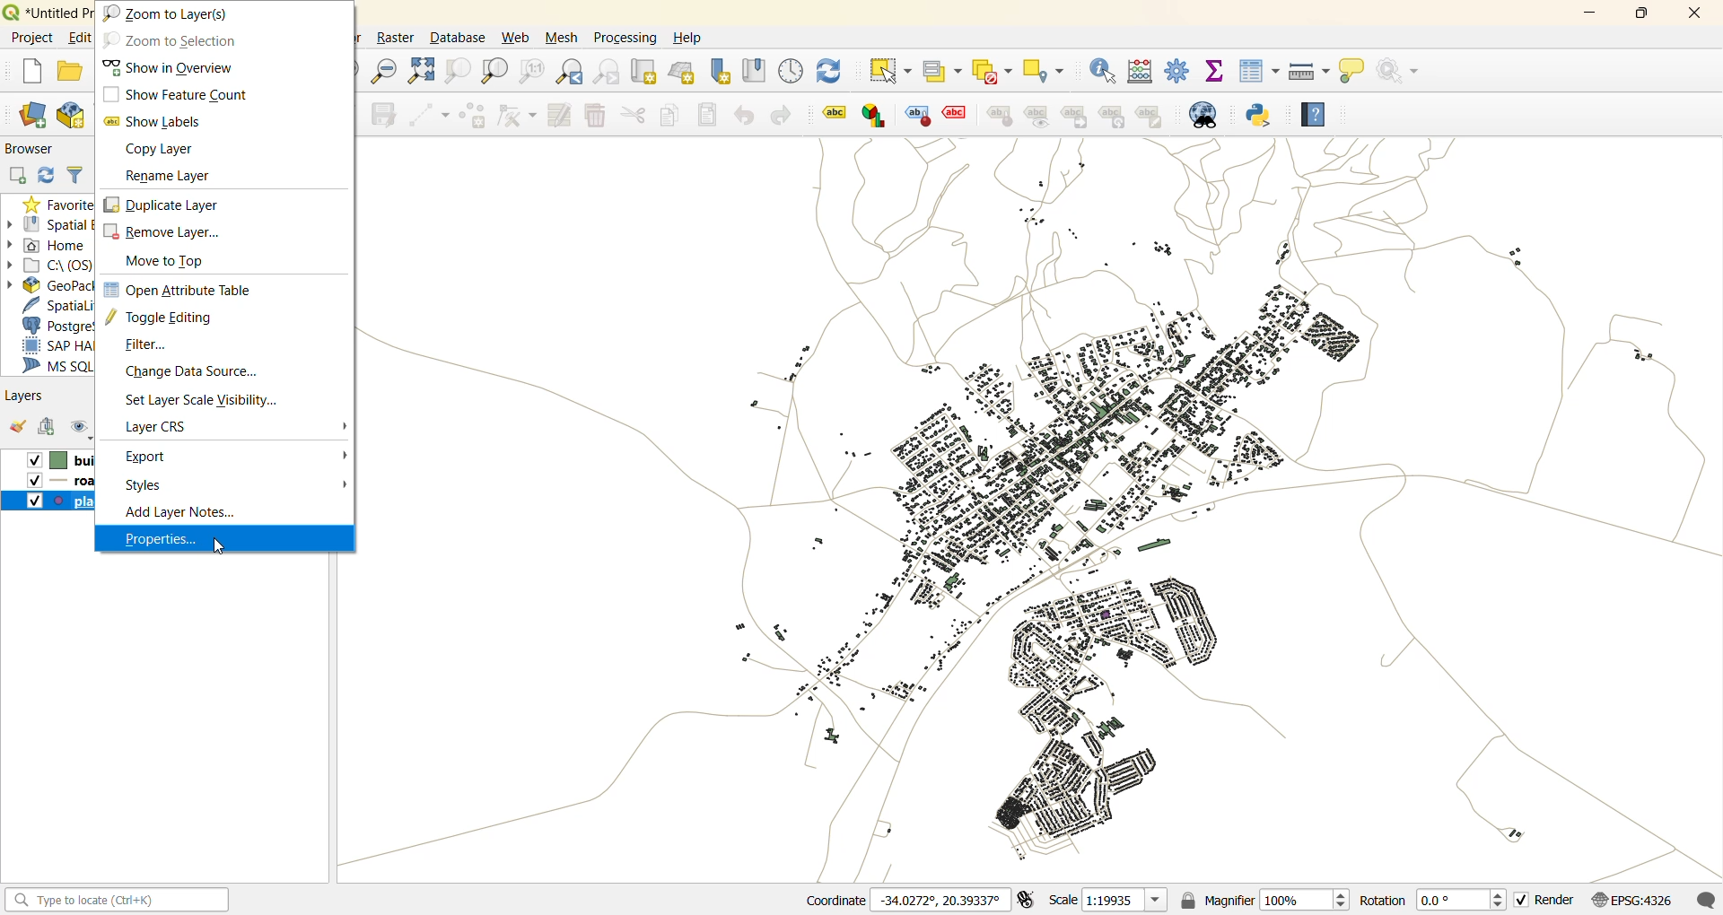 This screenshot has height=915, width=1723. I want to click on filter , so click(148, 346).